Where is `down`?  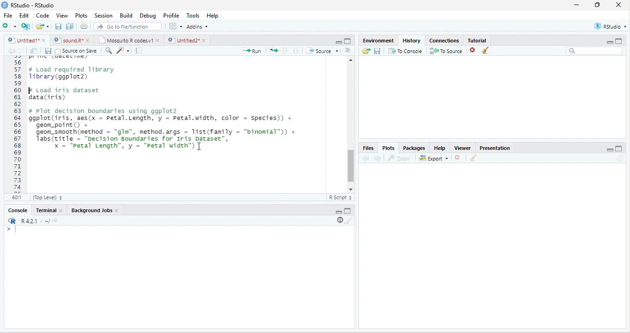 down is located at coordinates (296, 51).